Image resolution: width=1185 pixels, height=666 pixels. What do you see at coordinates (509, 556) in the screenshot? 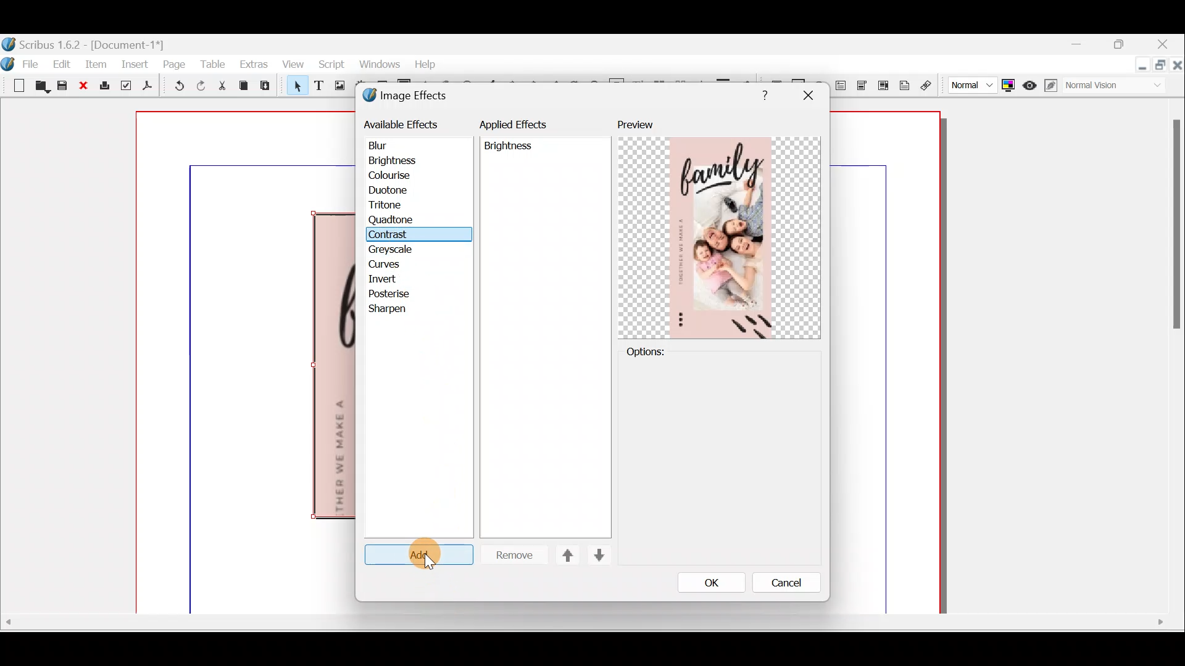
I see `Remove` at bounding box center [509, 556].